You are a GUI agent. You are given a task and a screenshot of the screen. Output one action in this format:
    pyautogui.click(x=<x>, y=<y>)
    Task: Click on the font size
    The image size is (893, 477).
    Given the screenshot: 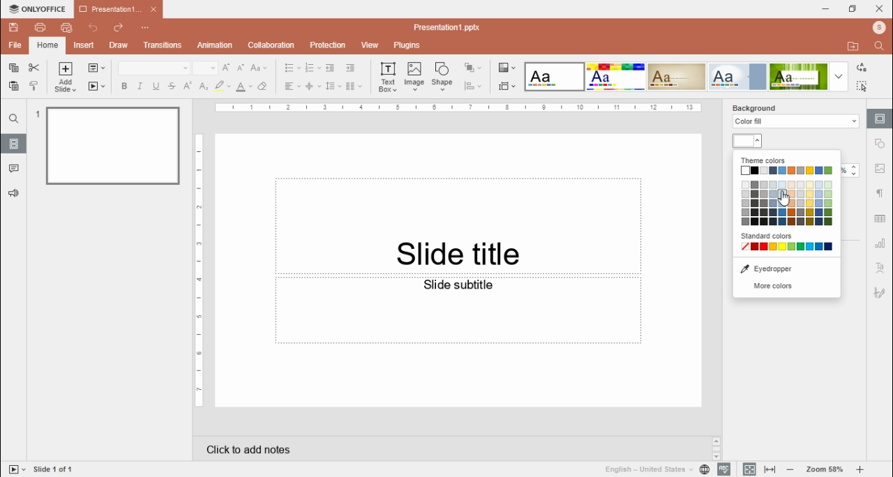 What is the action you would take?
    pyautogui.click(x=205, y=68)
    